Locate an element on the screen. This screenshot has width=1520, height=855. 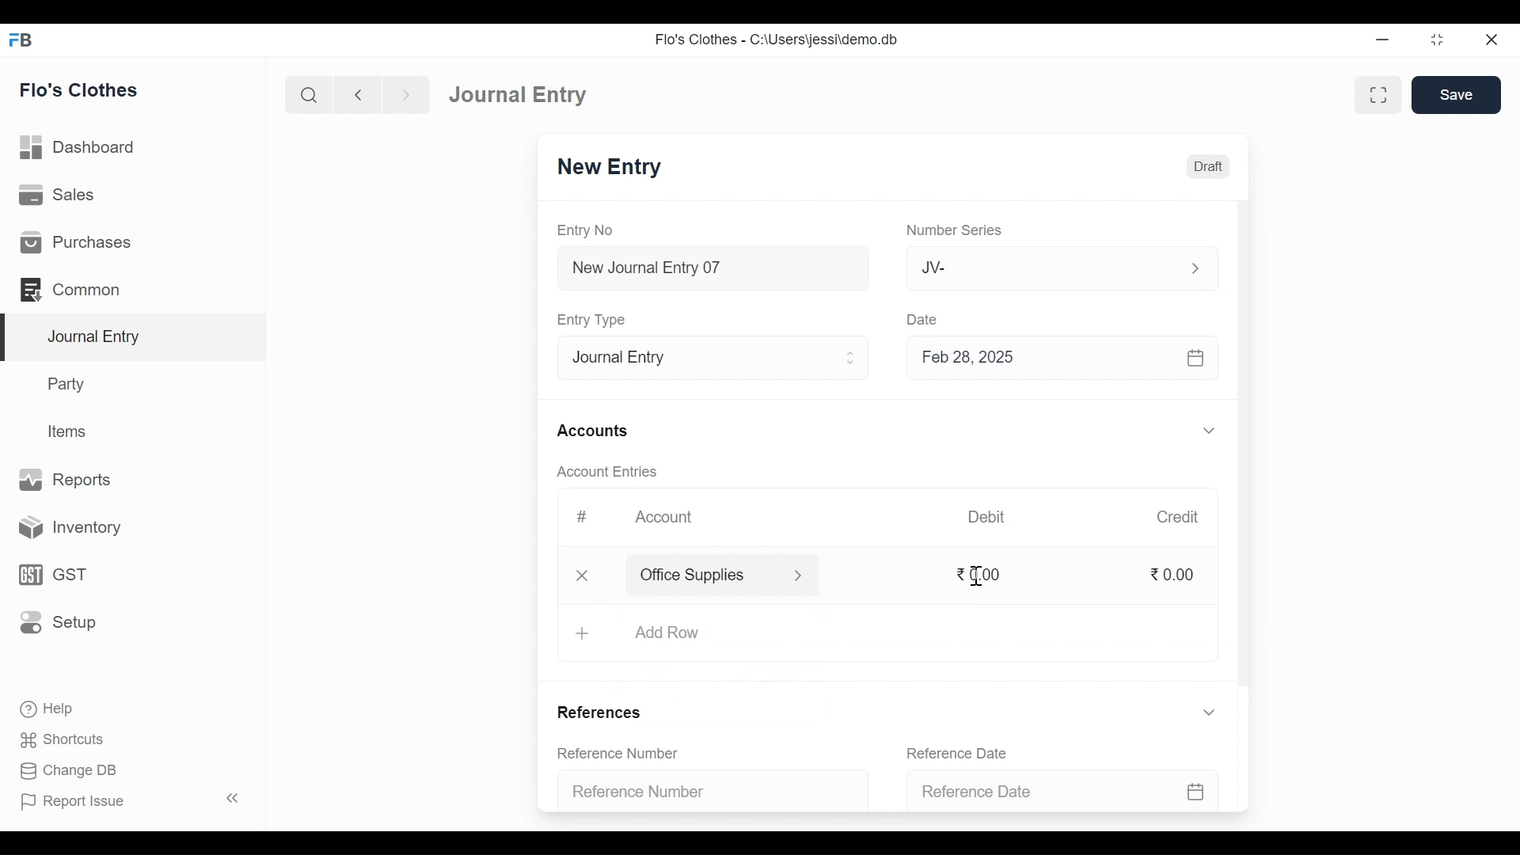
Setup is located at coordinates (58, 621).